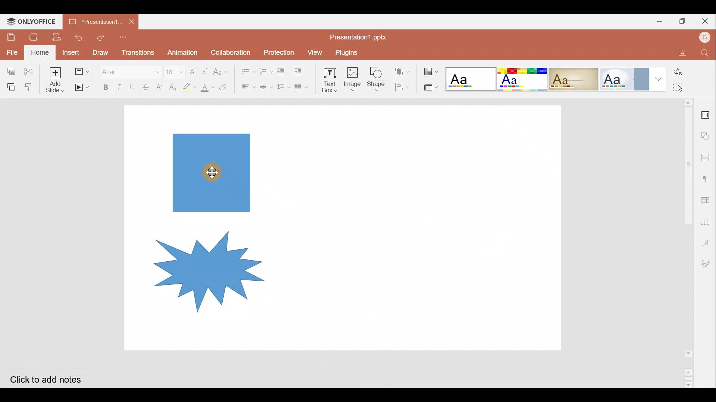 The image size is (716, 402). I want to click on Increase font size, so click(192, 69).